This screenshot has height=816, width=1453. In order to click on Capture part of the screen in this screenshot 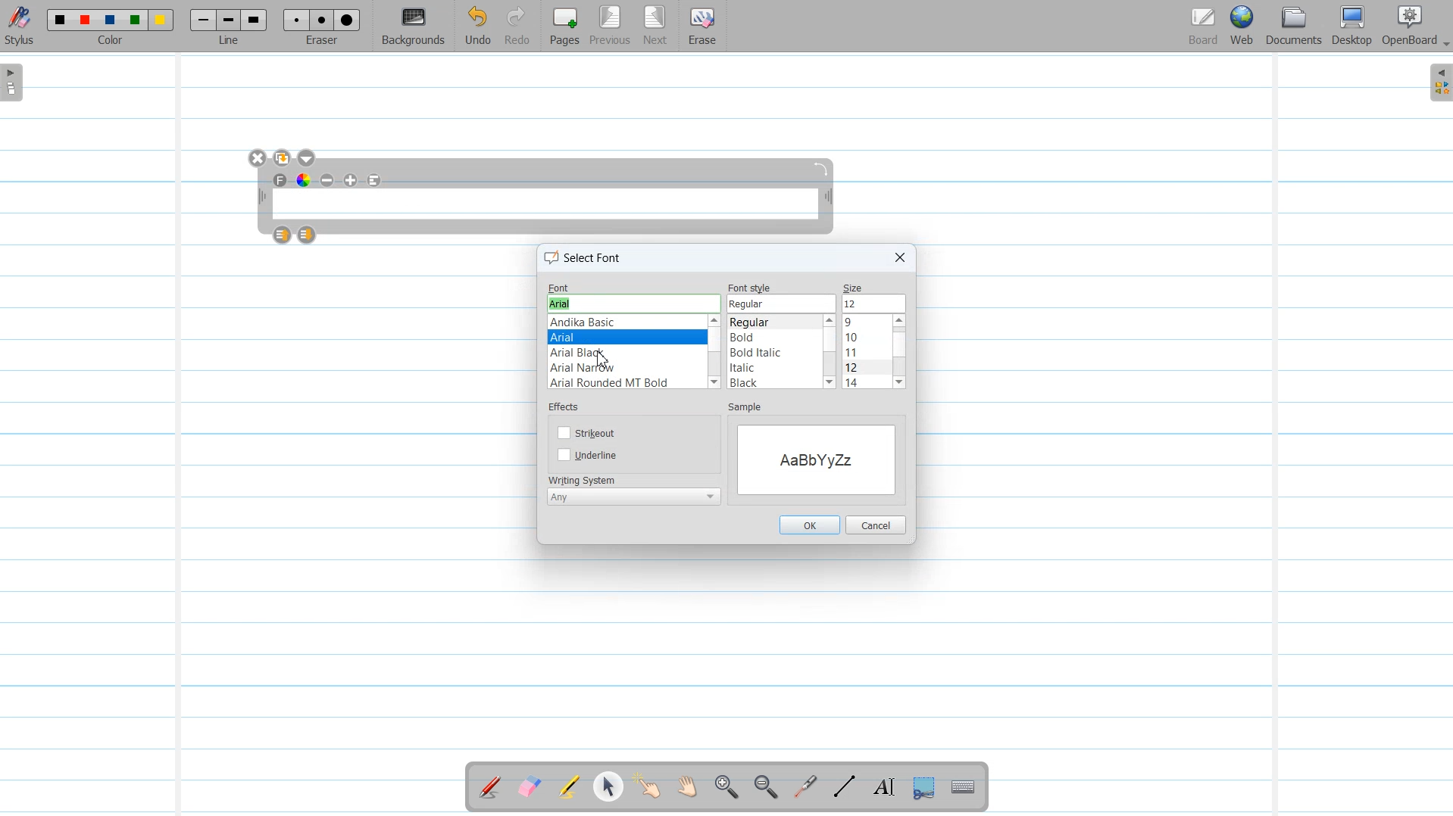, I will do `click(922, 788)`.